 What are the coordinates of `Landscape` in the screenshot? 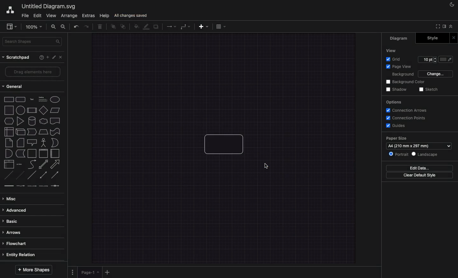 It's located at (427, 154).